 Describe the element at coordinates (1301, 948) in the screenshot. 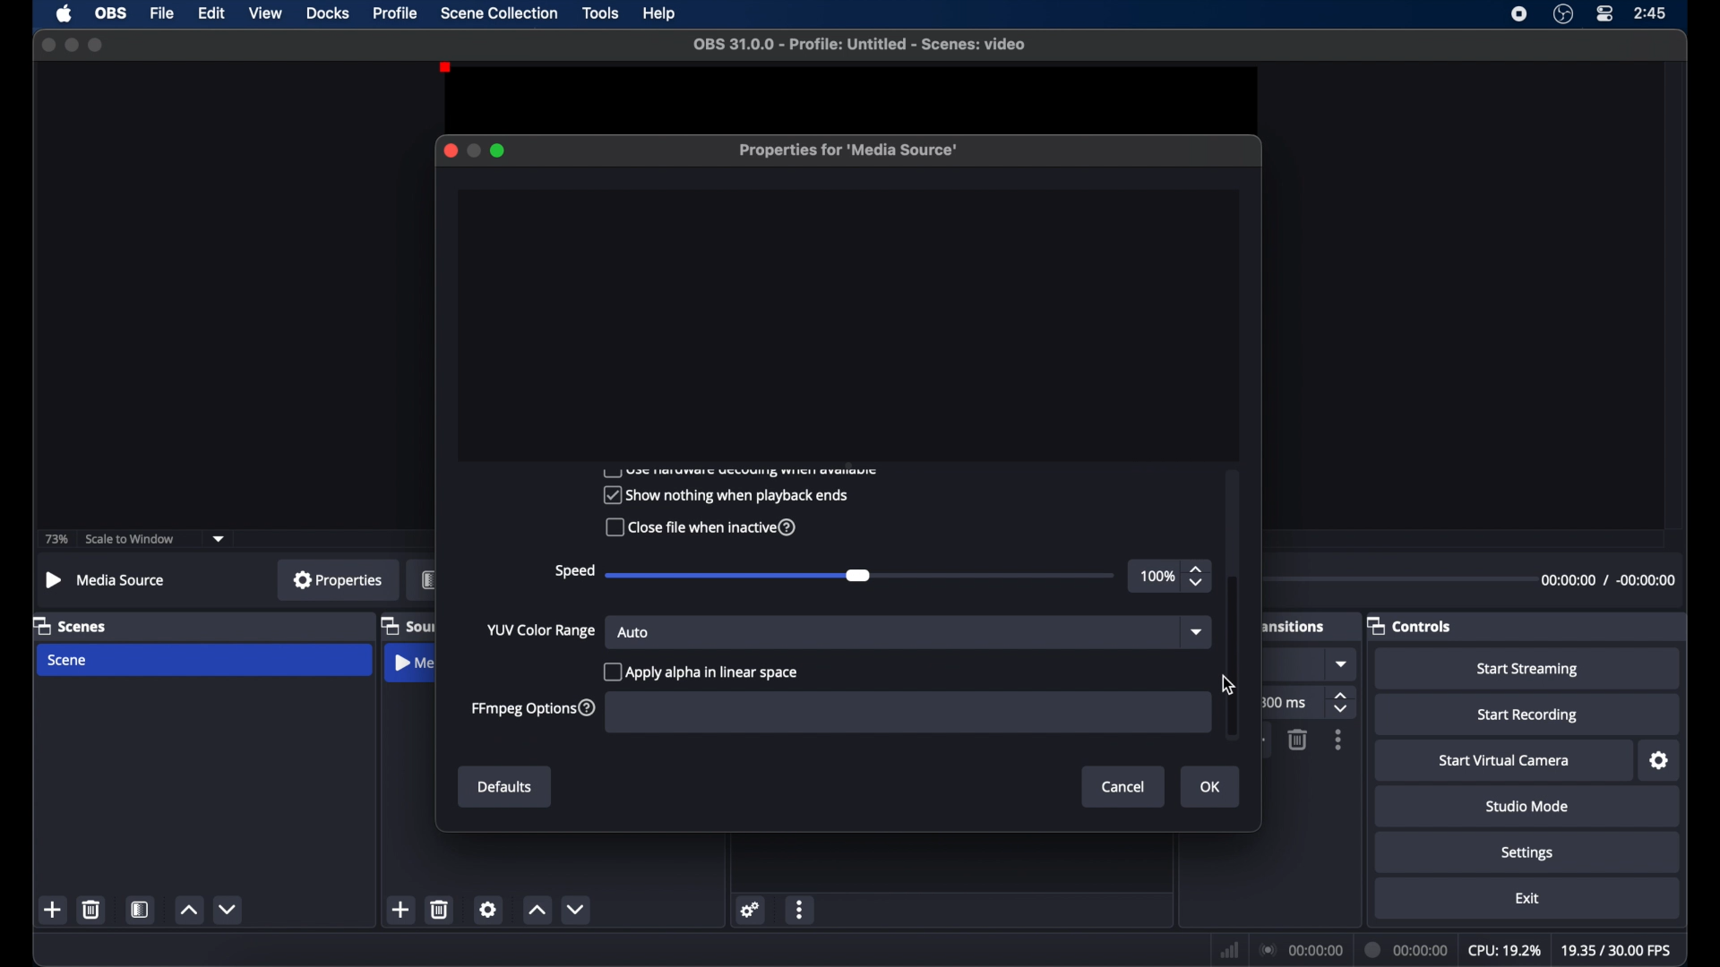

I see `connection` at that location.